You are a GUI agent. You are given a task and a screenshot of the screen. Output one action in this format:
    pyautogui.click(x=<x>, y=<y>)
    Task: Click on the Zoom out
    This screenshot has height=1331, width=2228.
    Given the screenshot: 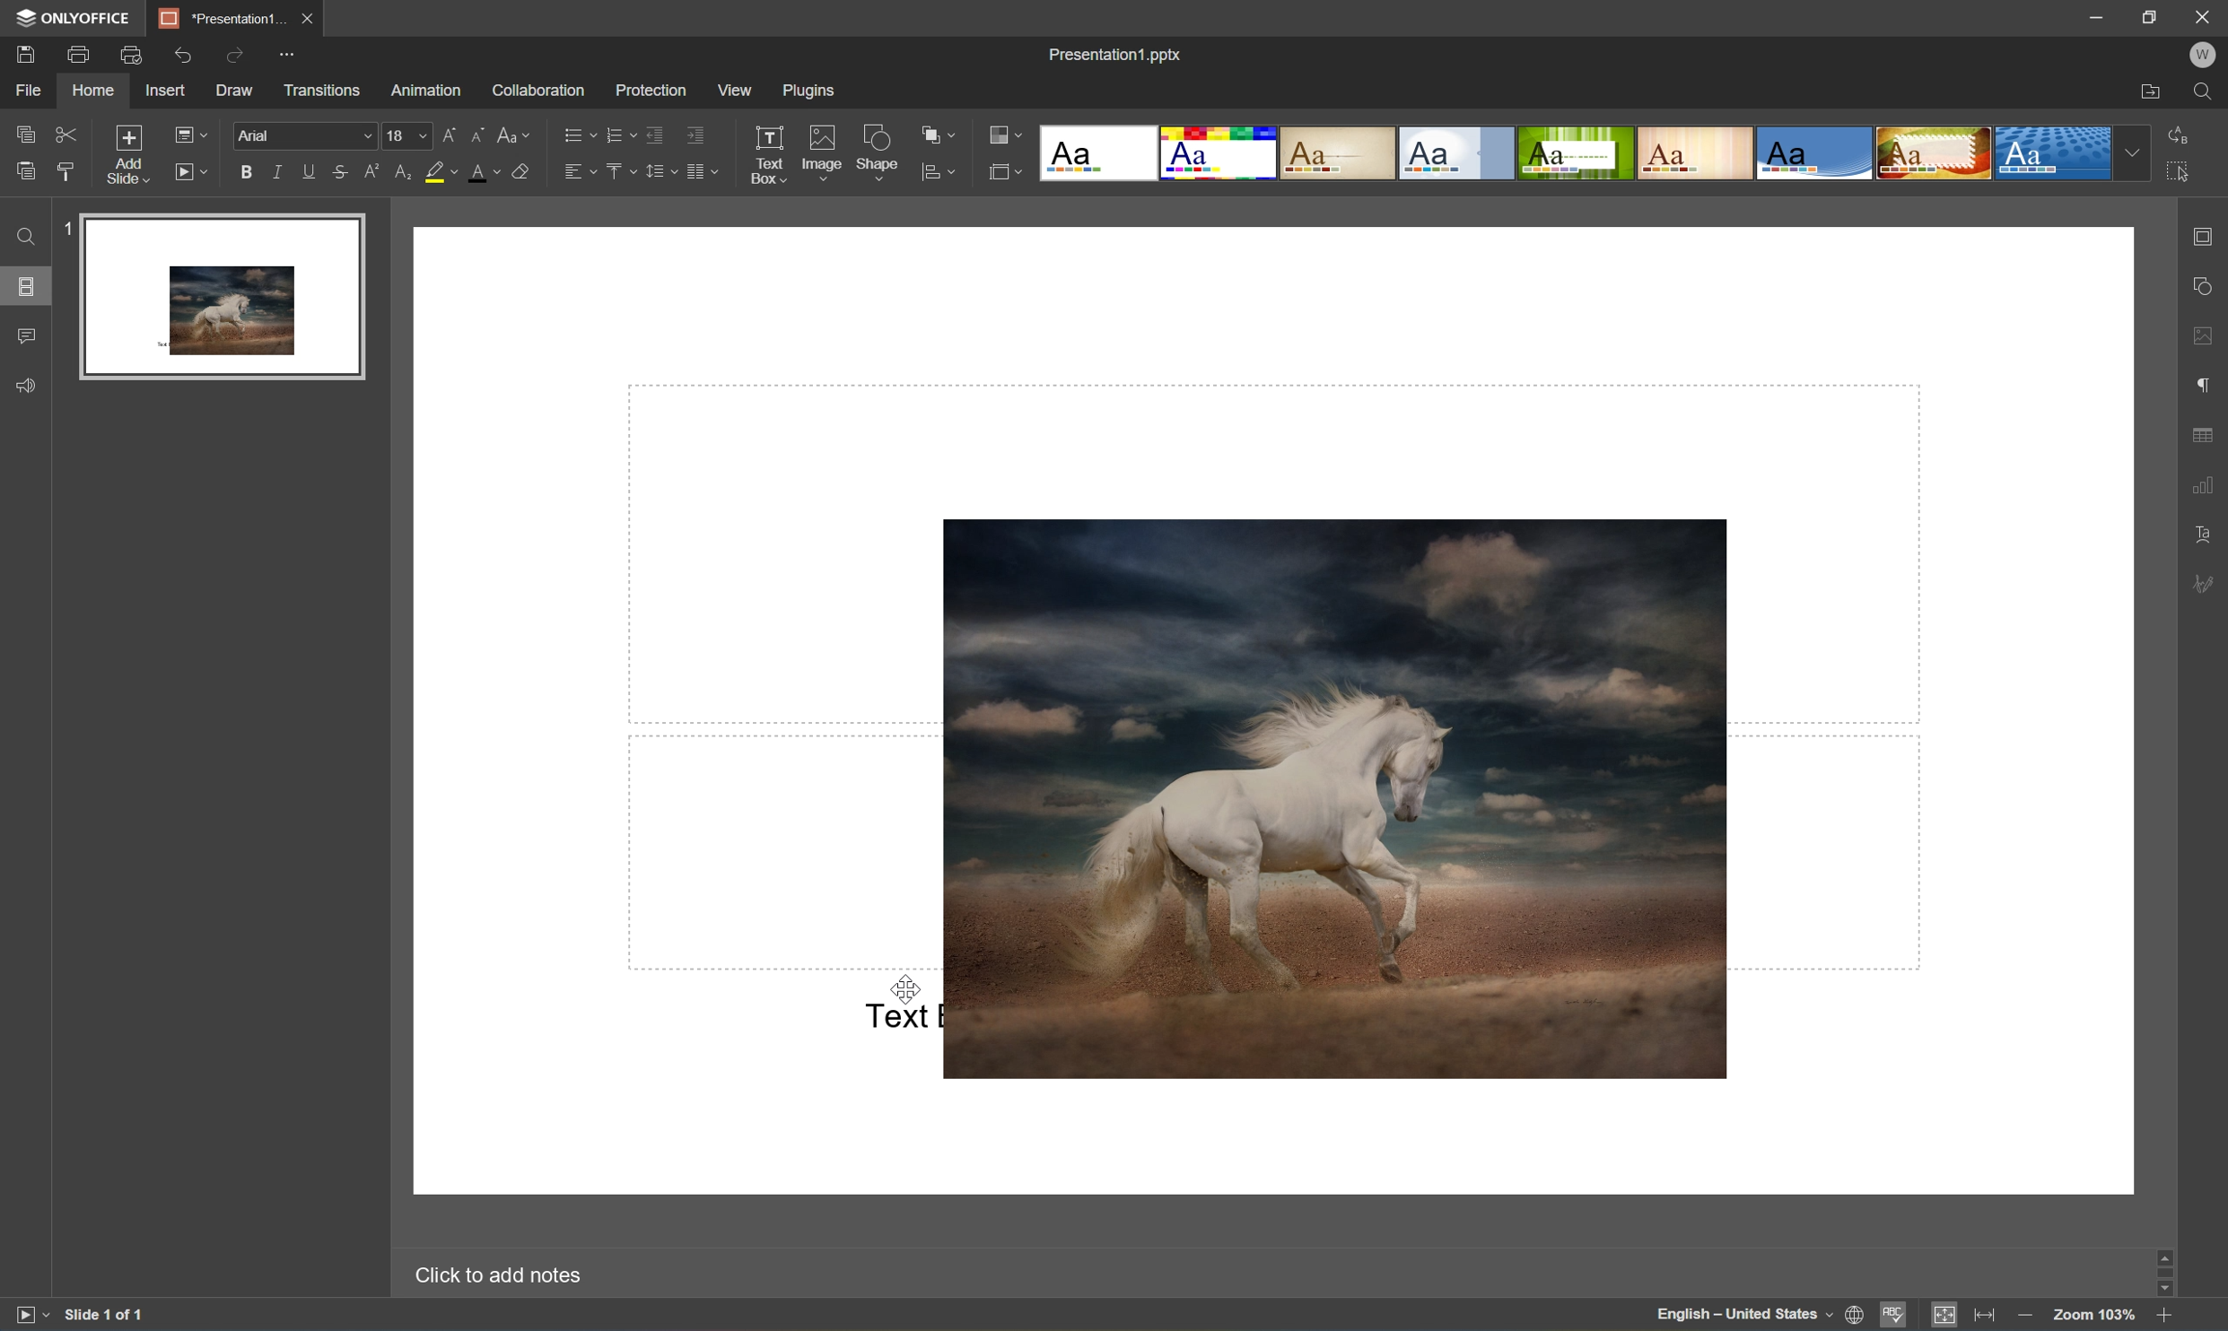 What is the action you would take?
    pyautogui.click(x=2026, y=1320)
    